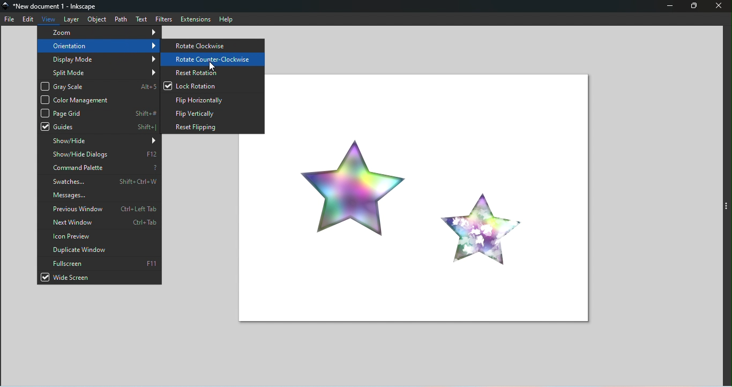 This screenshot has width=732, height=387. I want to click on Orientation, so click(99, 46).